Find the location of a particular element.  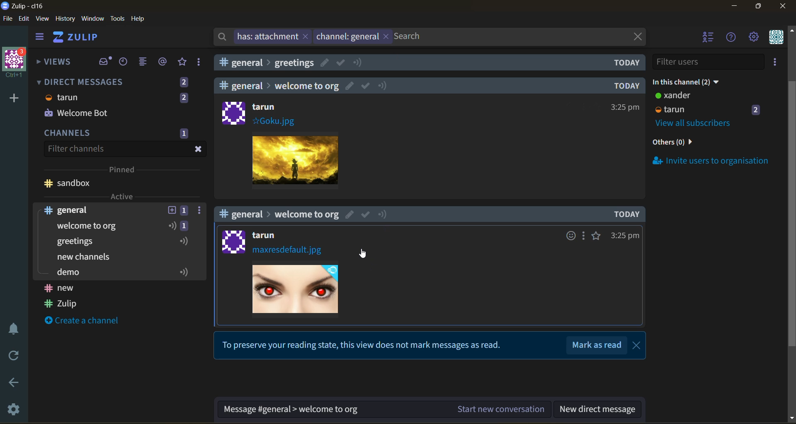

create a channel is located at coordinates (82, 258).